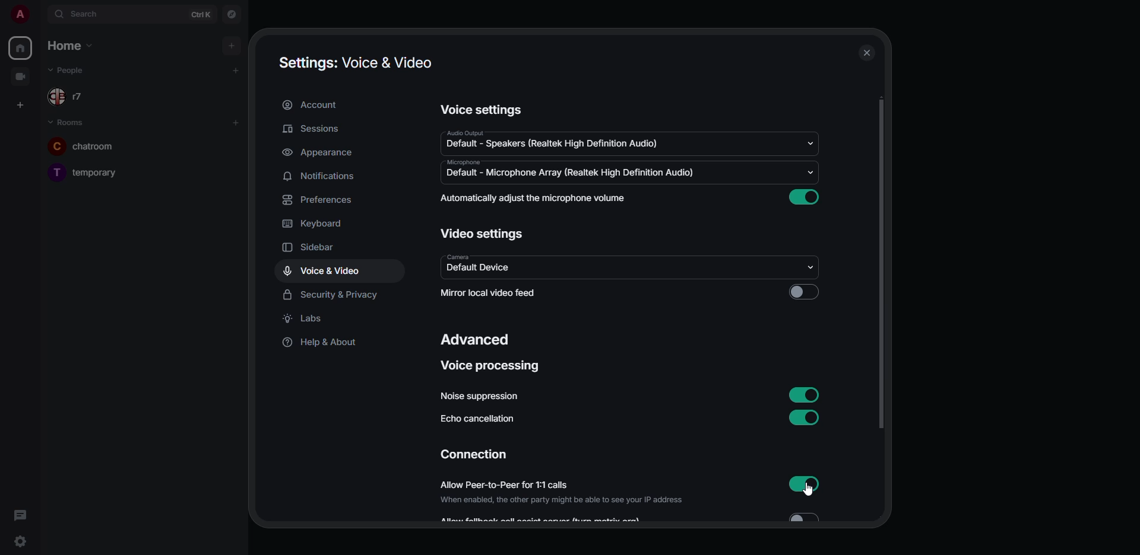  Describe the element at coordinates (803, 291) in the screenshot. I see `click to enable` at that location.